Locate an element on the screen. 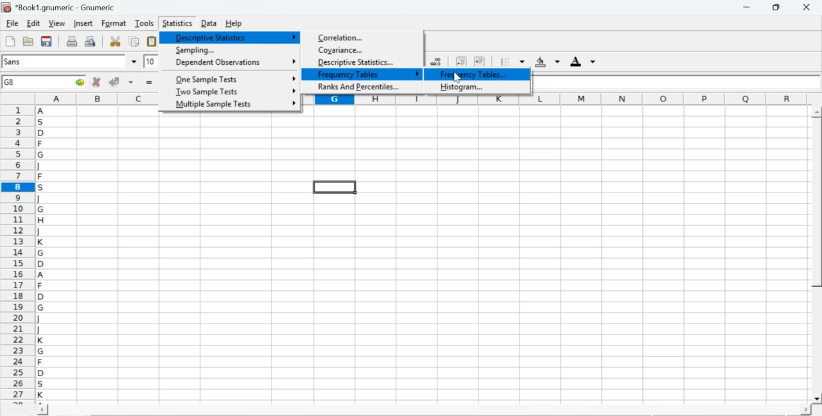  data is located at coordinates (210, 22).